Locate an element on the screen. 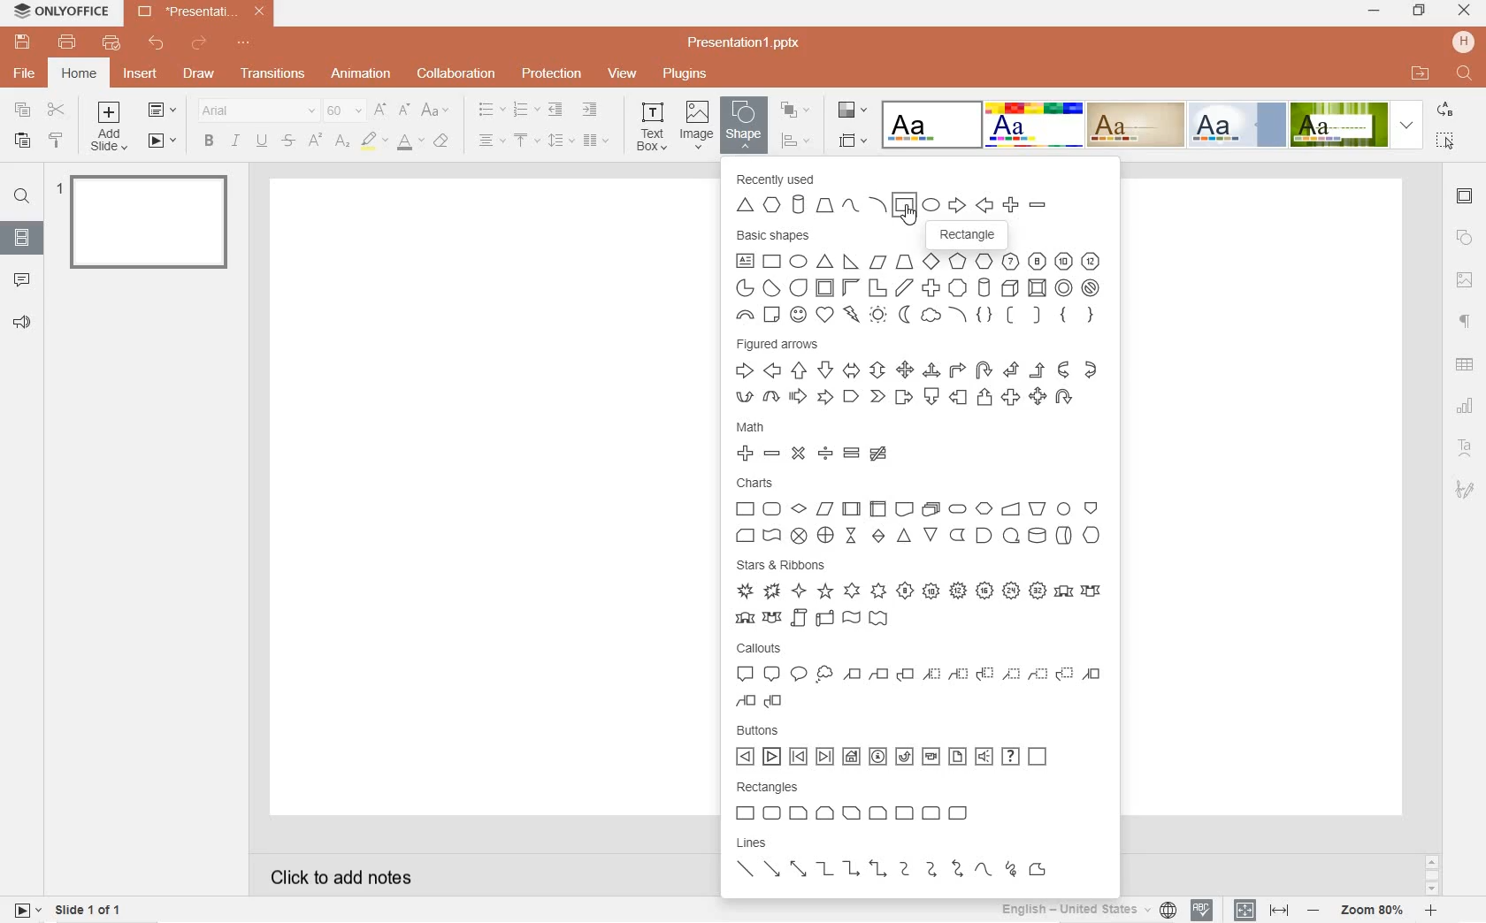 The width and height of the screenshot is (1486, 923). Arc is located at coordinates (876, 203).